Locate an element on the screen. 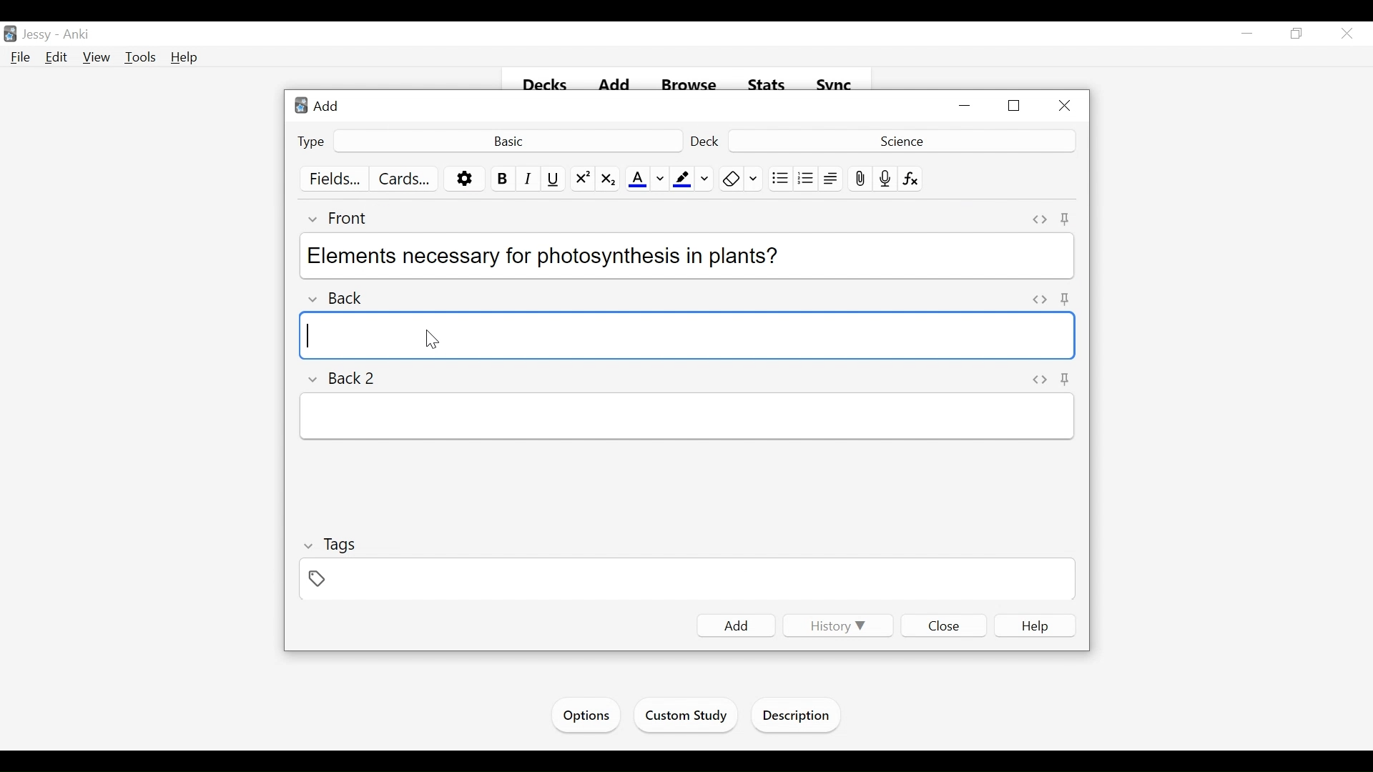 The image size is (1373, 772). Ordered list is located at coordinates (806, 179).